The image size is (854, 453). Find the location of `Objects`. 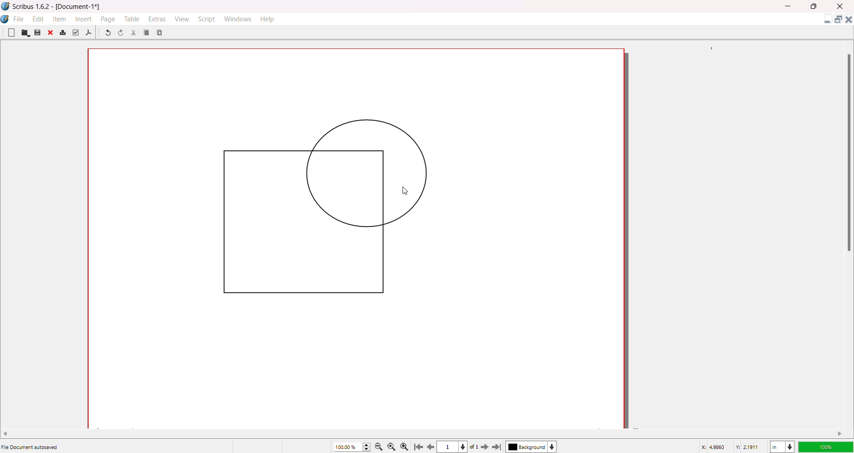

Objects is located at coordinates (310, 206).